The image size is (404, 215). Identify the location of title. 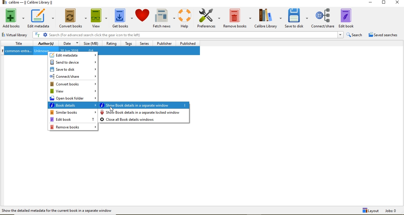
(17, 43).